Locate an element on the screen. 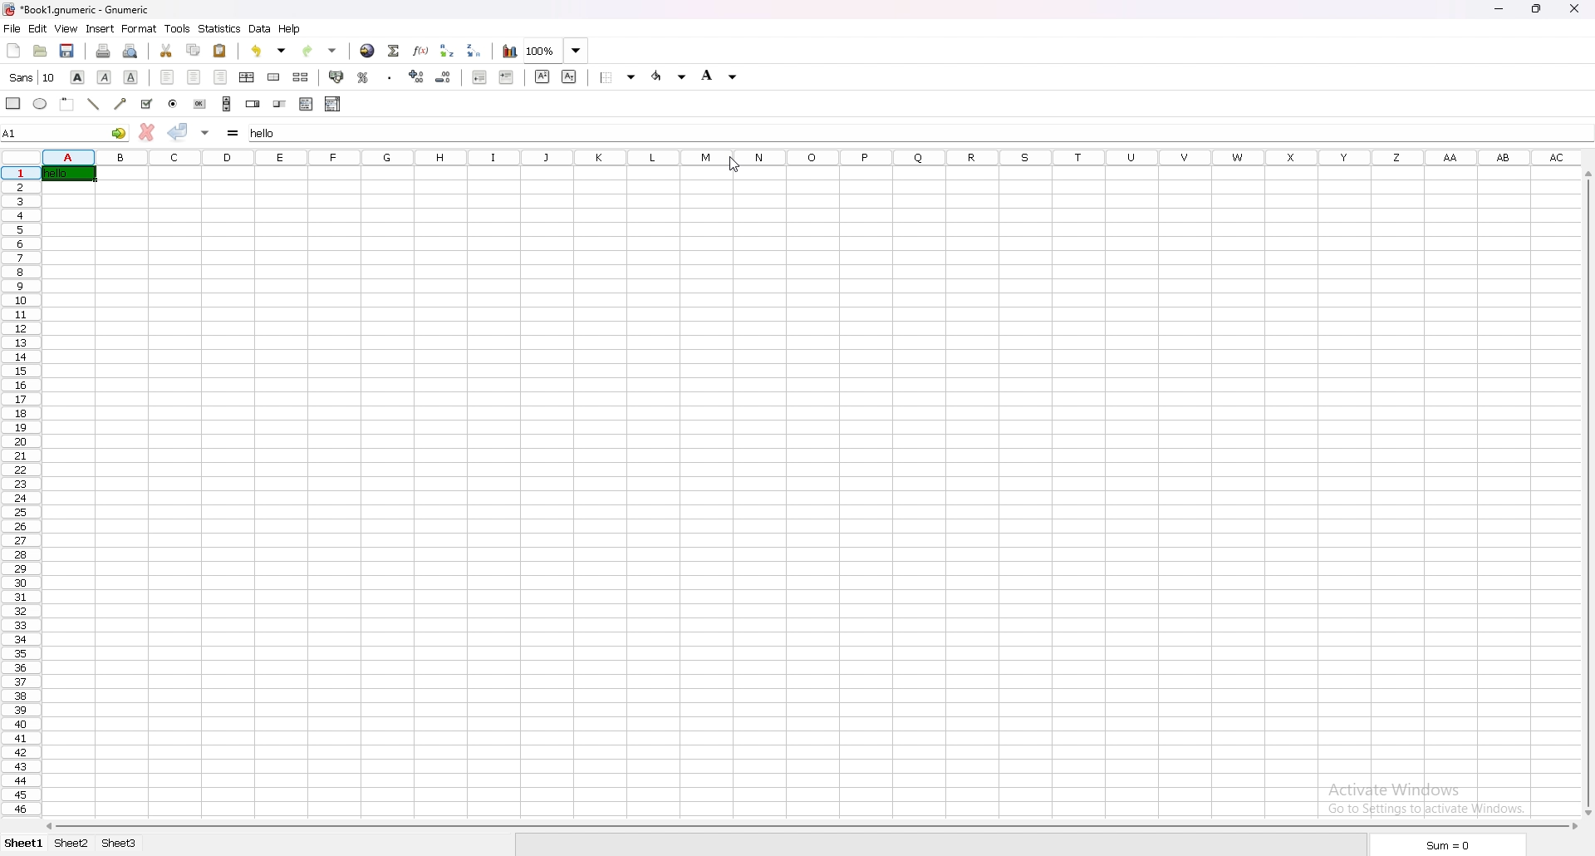  print is located at coordinates (104, 51).